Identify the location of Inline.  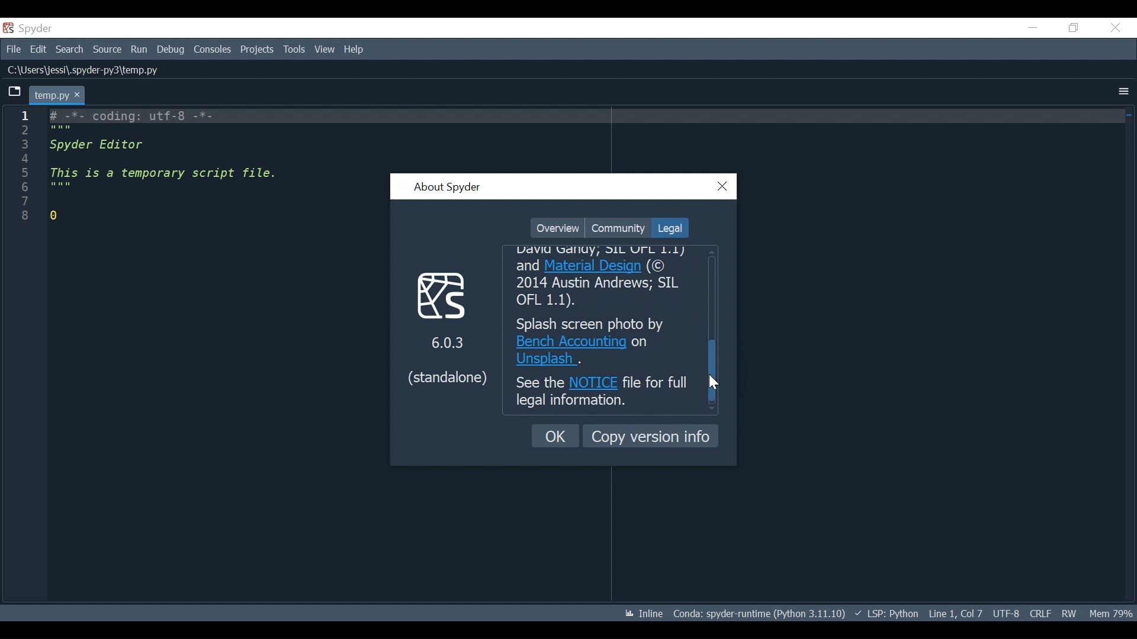
(639, 614).